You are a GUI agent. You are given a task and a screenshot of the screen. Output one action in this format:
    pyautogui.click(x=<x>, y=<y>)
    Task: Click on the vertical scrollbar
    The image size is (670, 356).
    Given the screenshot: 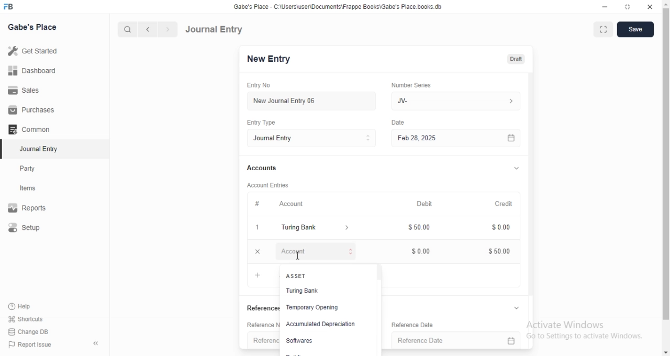 What is the action you would take?
    pyautogui.click(x=378, y=273)
    